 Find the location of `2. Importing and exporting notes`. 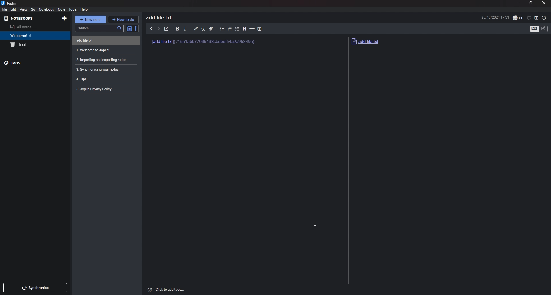

2. Importing and exporting notes is located at coordinates (105, 60).